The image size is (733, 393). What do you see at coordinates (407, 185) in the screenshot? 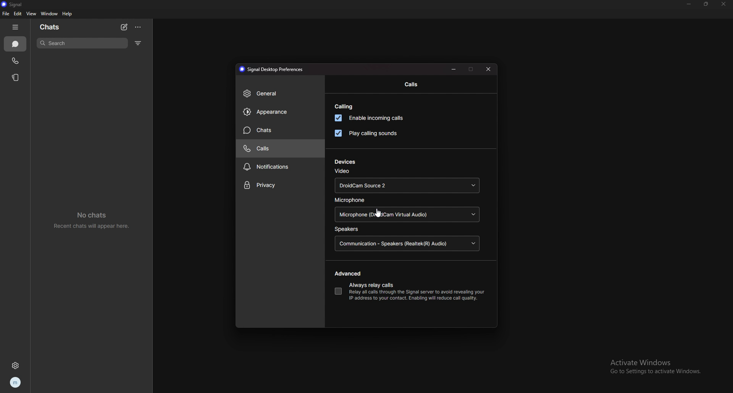
I see `video source` at bounding box center [407, 185].